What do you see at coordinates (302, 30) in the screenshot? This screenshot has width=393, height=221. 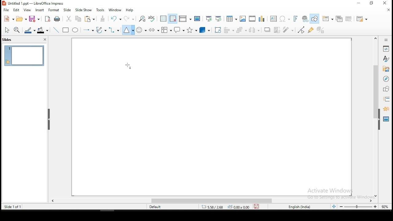 I see `toggle point edit mode` at bounding box center [302, 30].